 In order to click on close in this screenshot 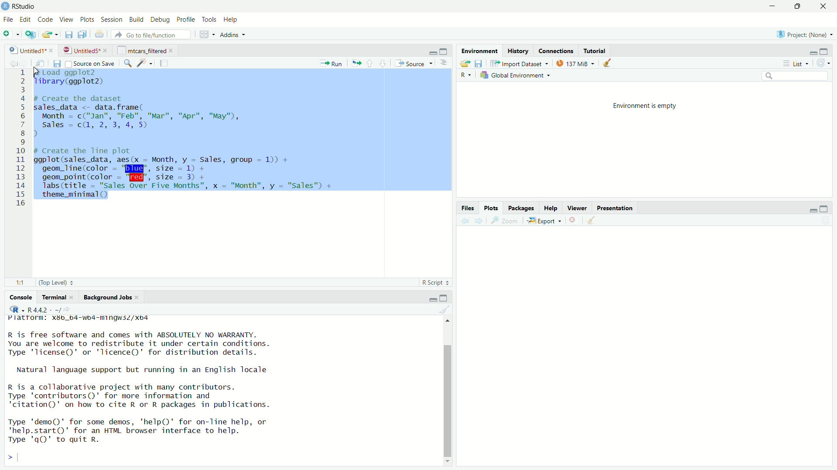, I will do `click(106, 50)`.